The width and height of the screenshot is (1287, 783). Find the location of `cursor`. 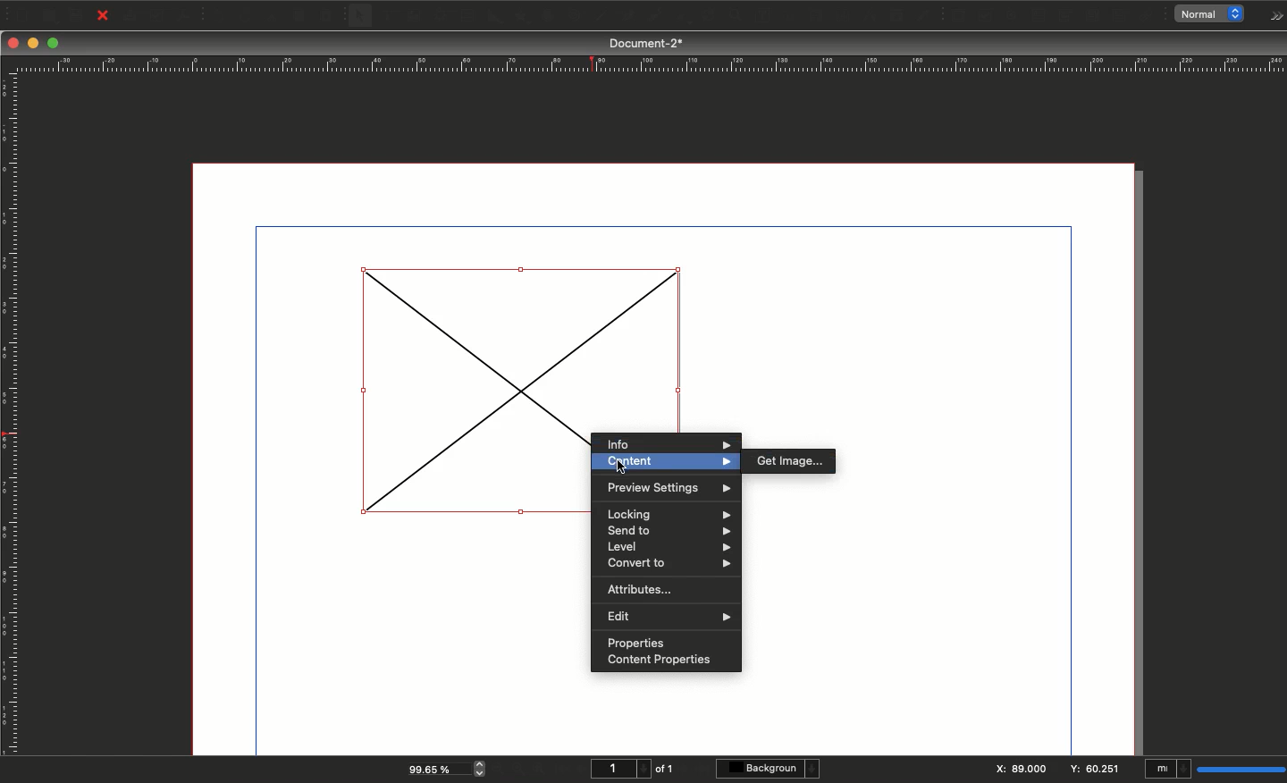

cursor is located at coordinates (624, 465).